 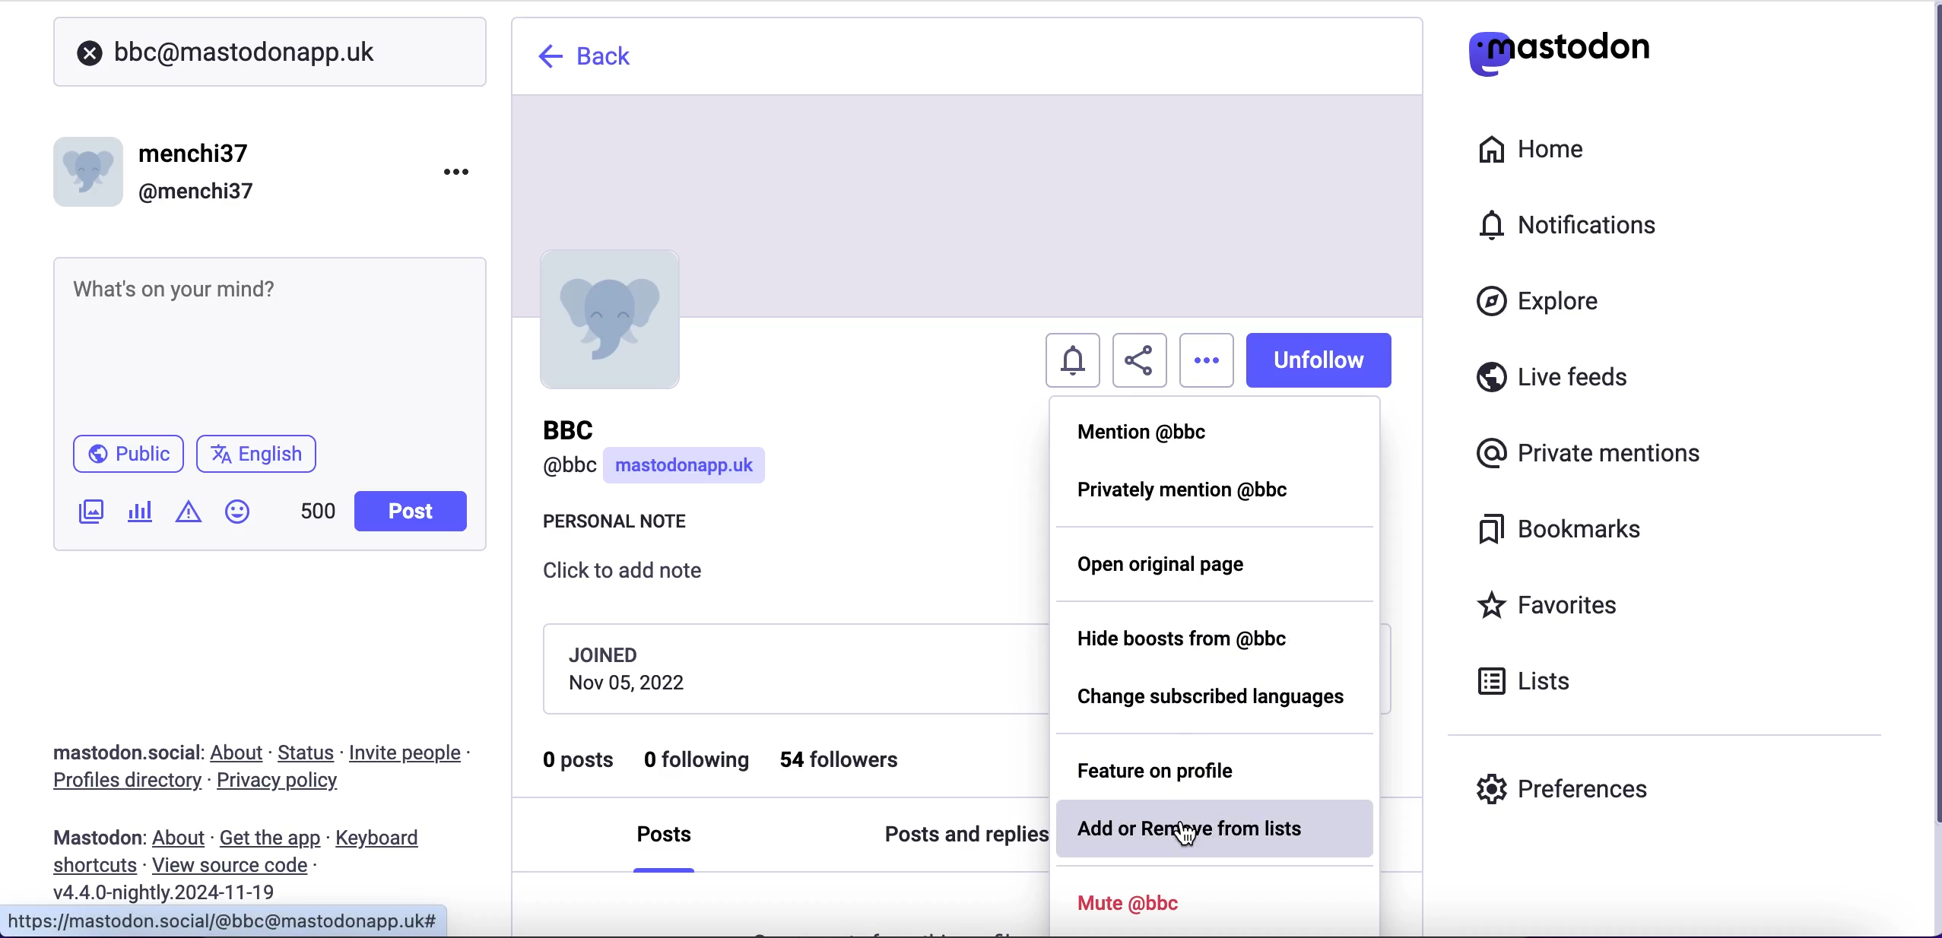 I want to click on status, so click(x=308, y=753).